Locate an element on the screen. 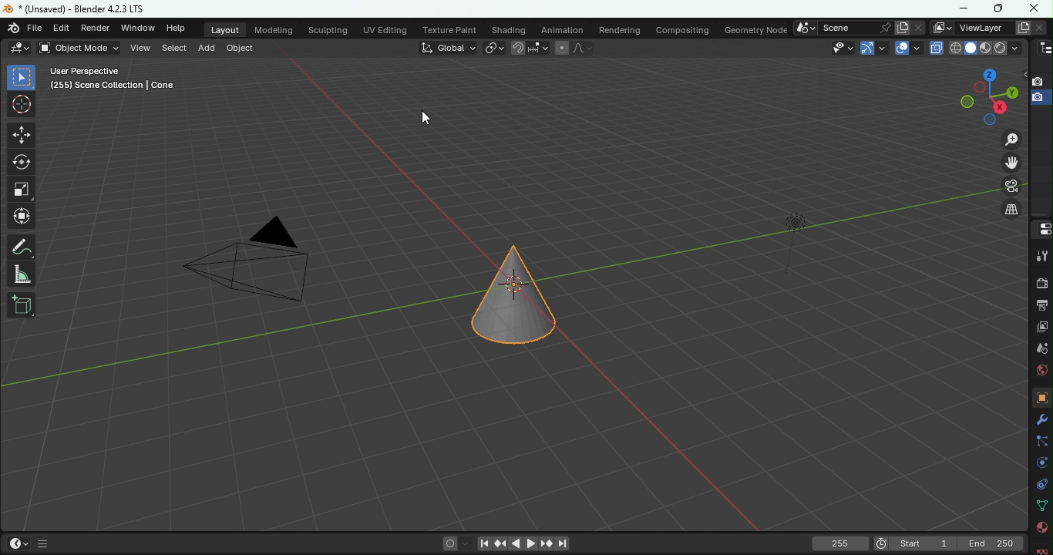 The height and width of the screenshot is (555, 1053). Show overlays is located at coordinates (900, 47).